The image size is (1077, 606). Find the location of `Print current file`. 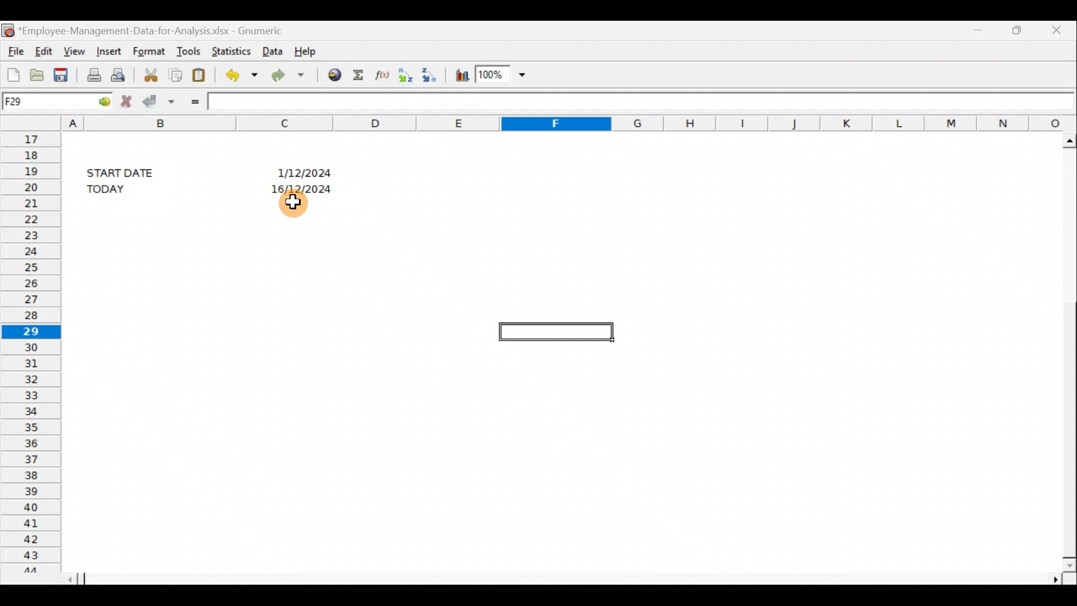

Print current file is located at coordinates (91, 74).